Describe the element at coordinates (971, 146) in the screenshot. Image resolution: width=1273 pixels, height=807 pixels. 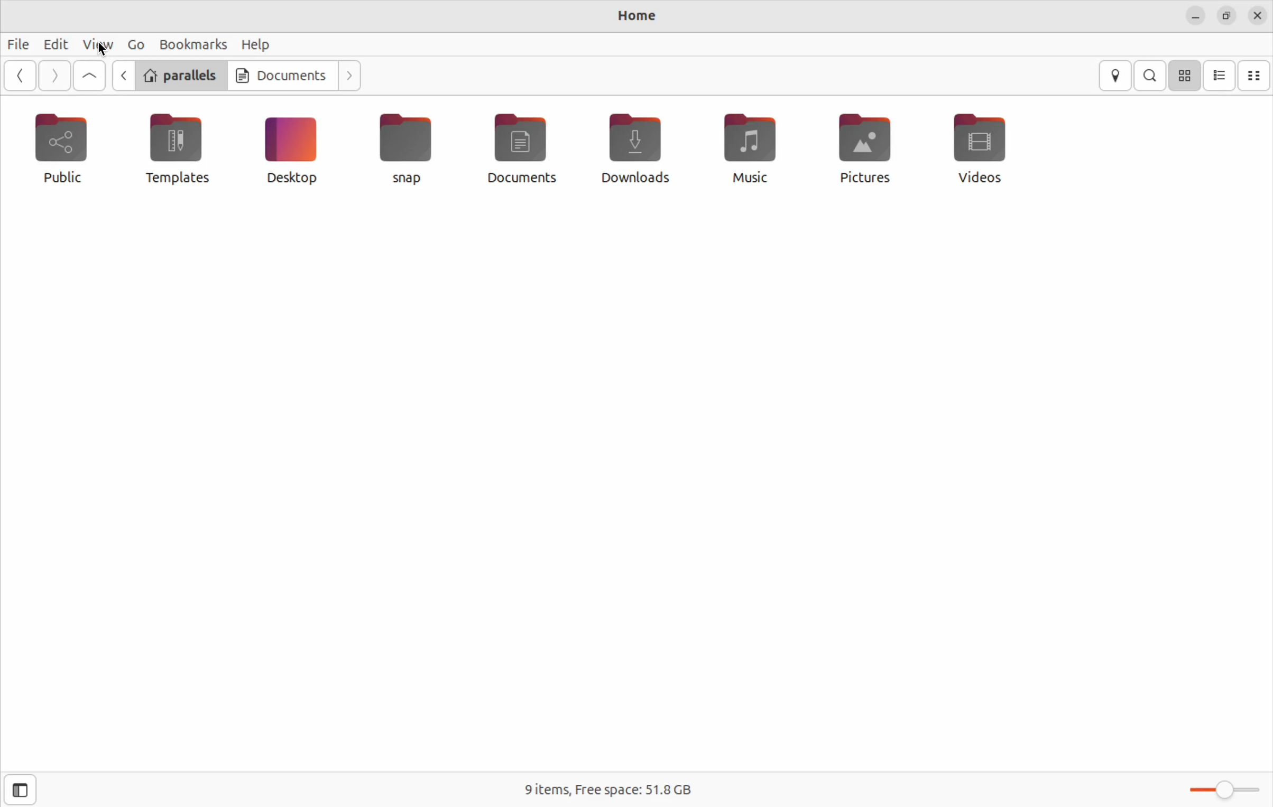
I see `vidoes` at that location.